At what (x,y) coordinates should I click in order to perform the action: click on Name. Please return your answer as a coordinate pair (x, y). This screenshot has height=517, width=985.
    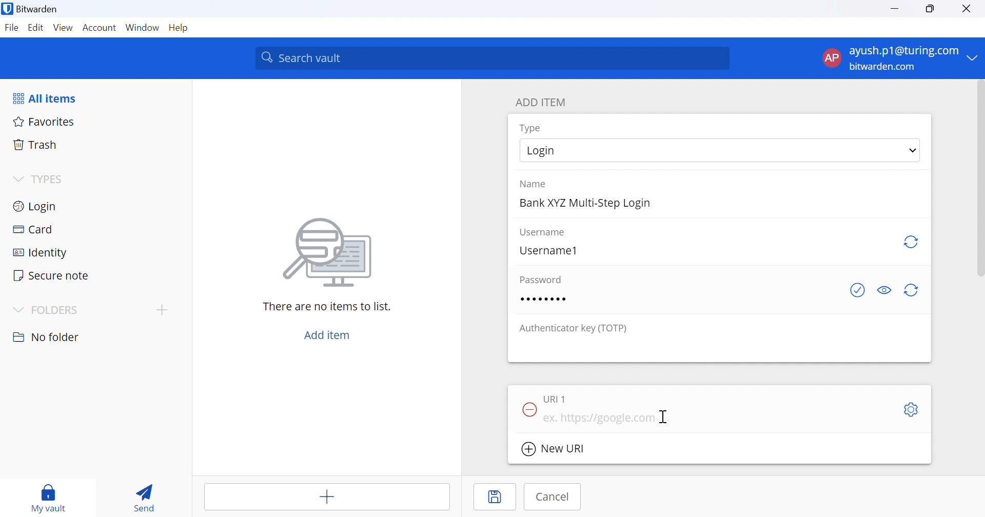
    Looking at the image, I should click on (535, 184).